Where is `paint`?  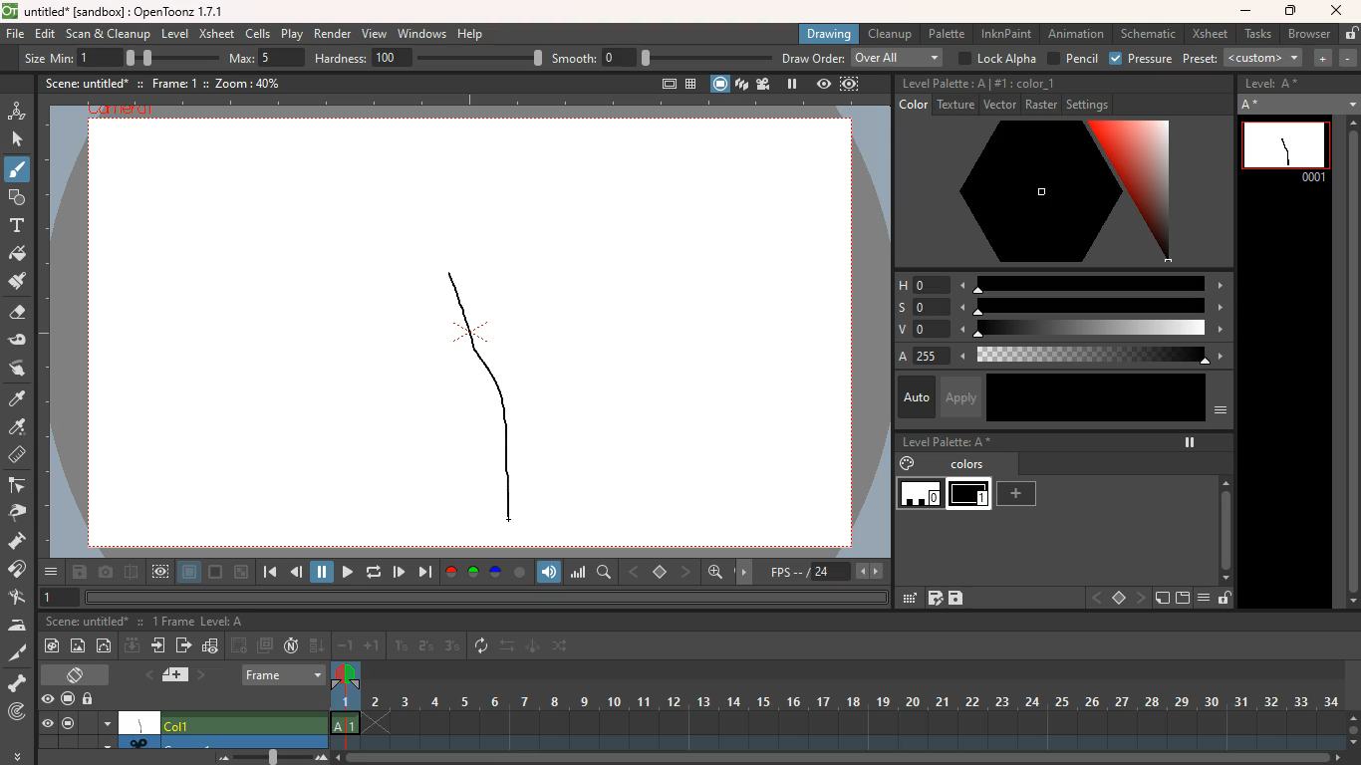 paint is located at coordinates (905, 464).